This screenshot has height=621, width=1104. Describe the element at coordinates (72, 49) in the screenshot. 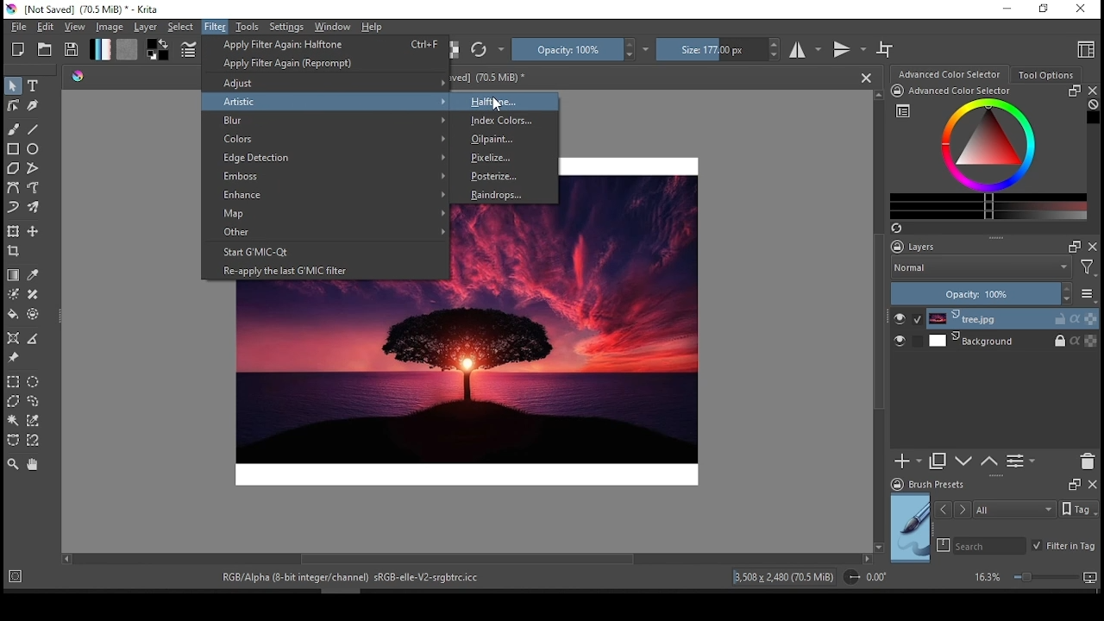

I see `save` at that location.